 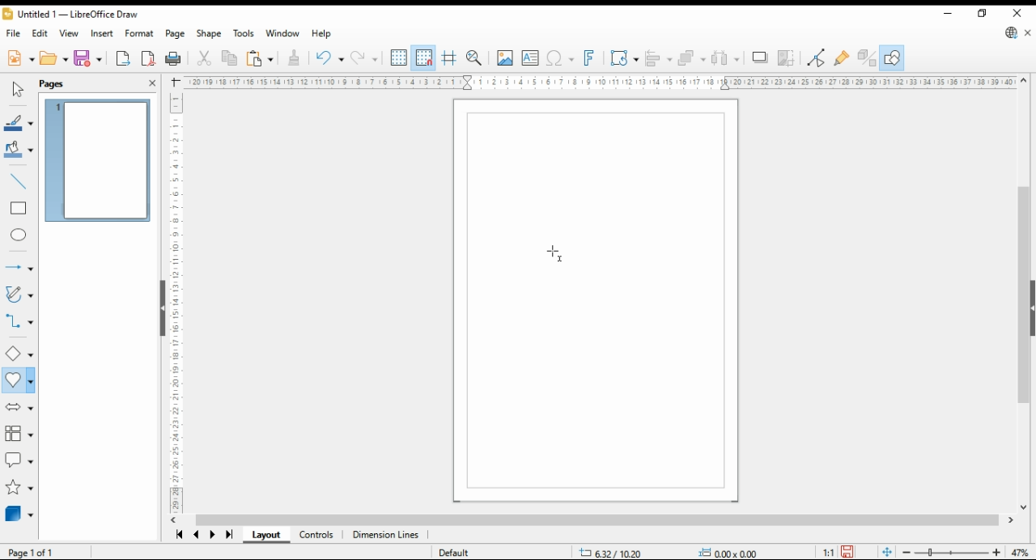 I want to click on insert, so click(x=102, y=34).